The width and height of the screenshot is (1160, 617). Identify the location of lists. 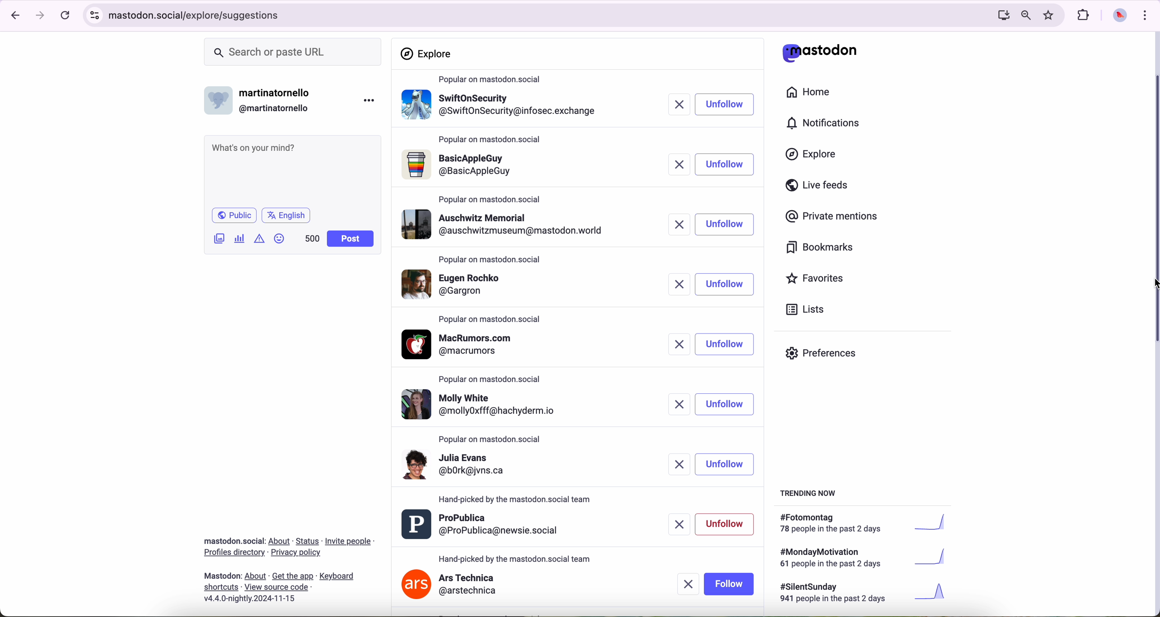
(802, 309).